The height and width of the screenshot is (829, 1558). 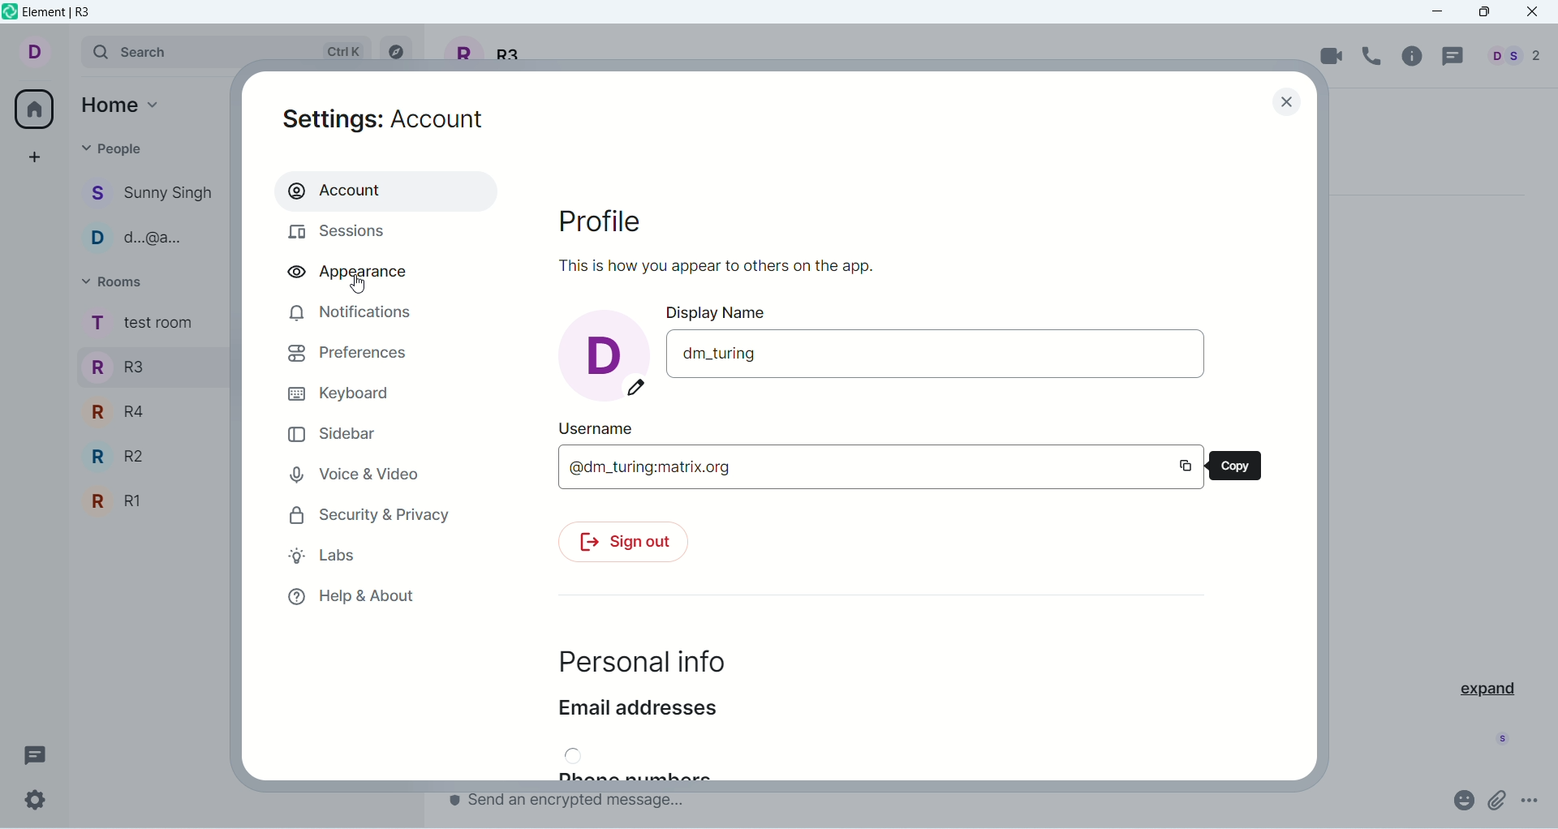 I want to click on display name, so click(x=933, y=356).